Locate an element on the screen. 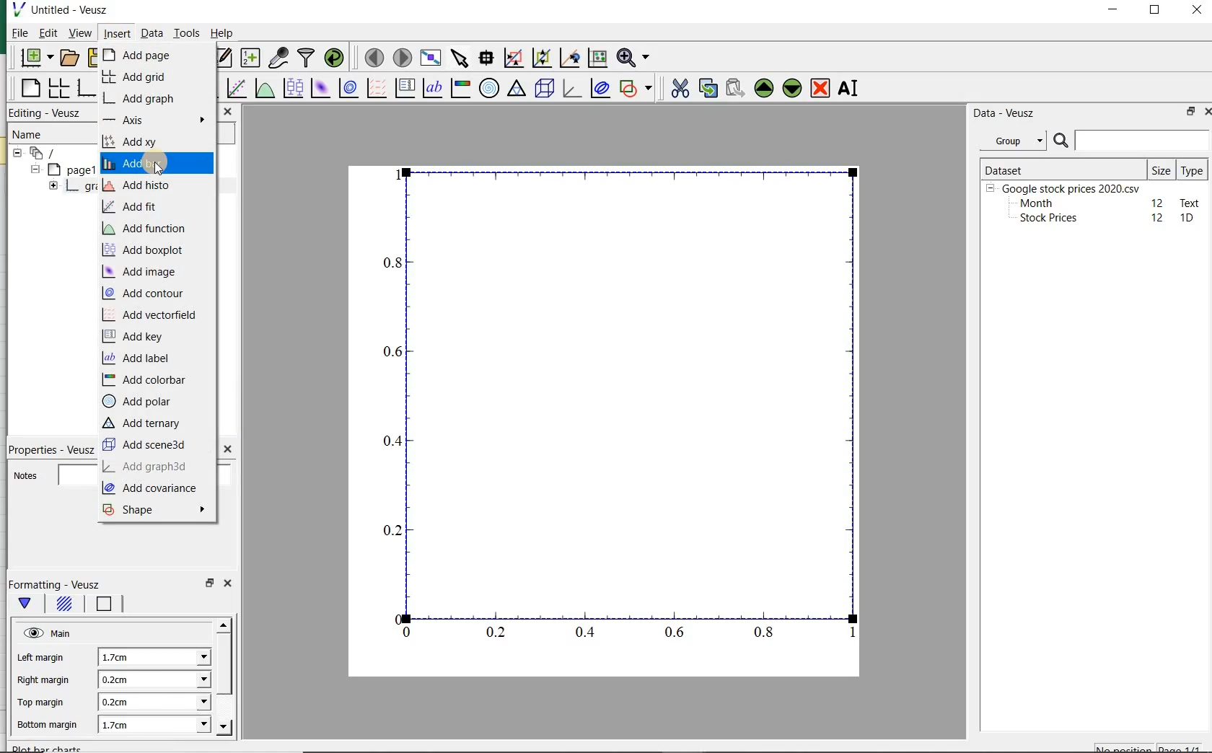  close is located at coordinates (227, 450).